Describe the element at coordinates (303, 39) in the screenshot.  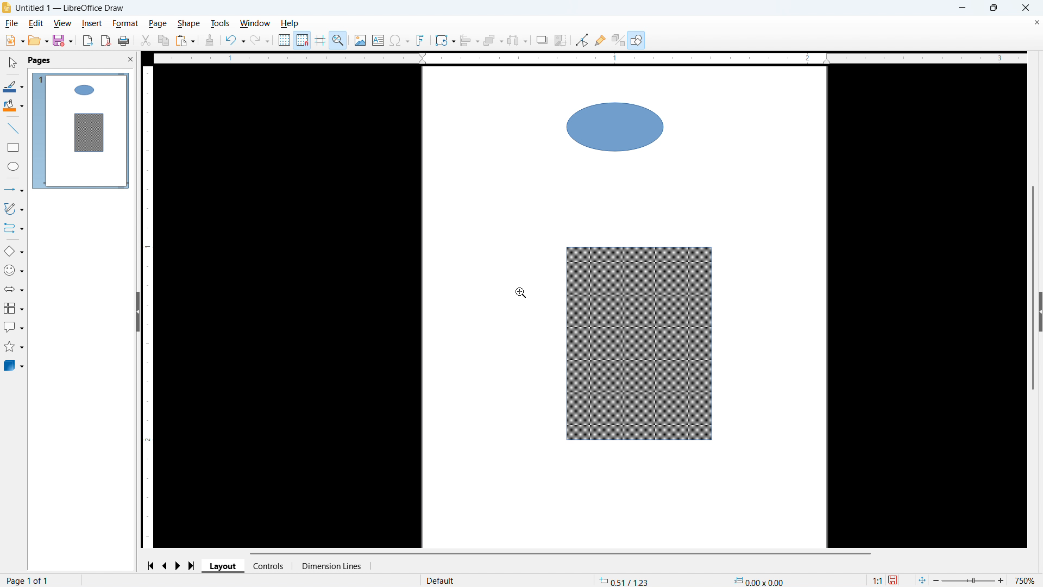
I see `Snap to grid ` at that location.